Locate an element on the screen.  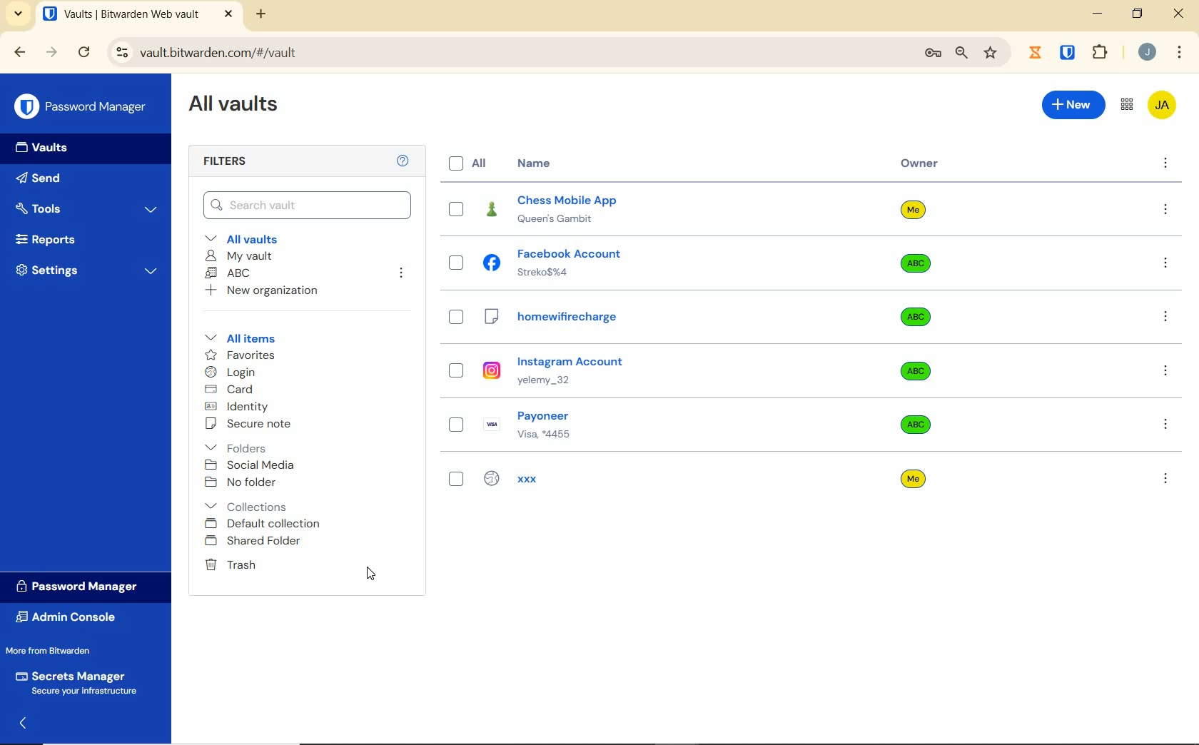
new is located at coordinates (1073, 105).